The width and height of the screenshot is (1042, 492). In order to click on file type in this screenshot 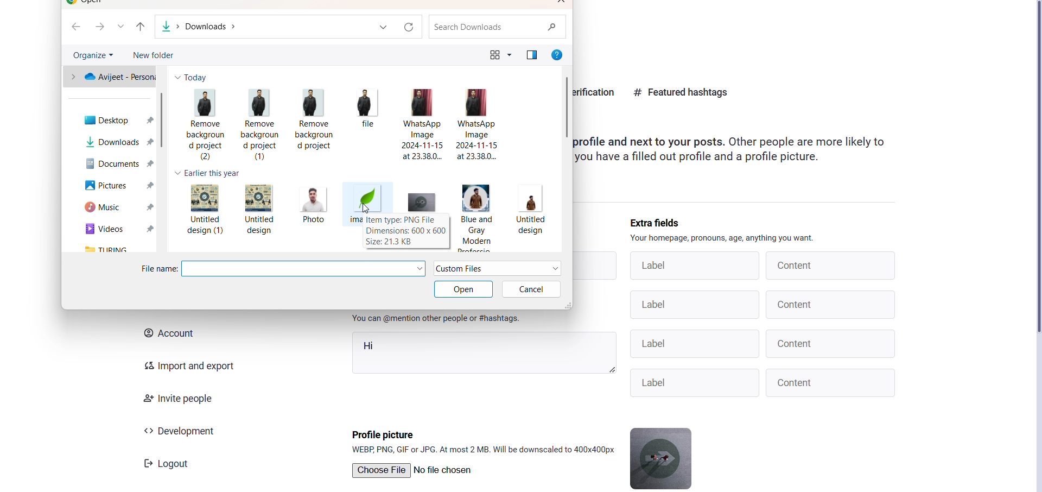, I will do `click(498, 269)`.